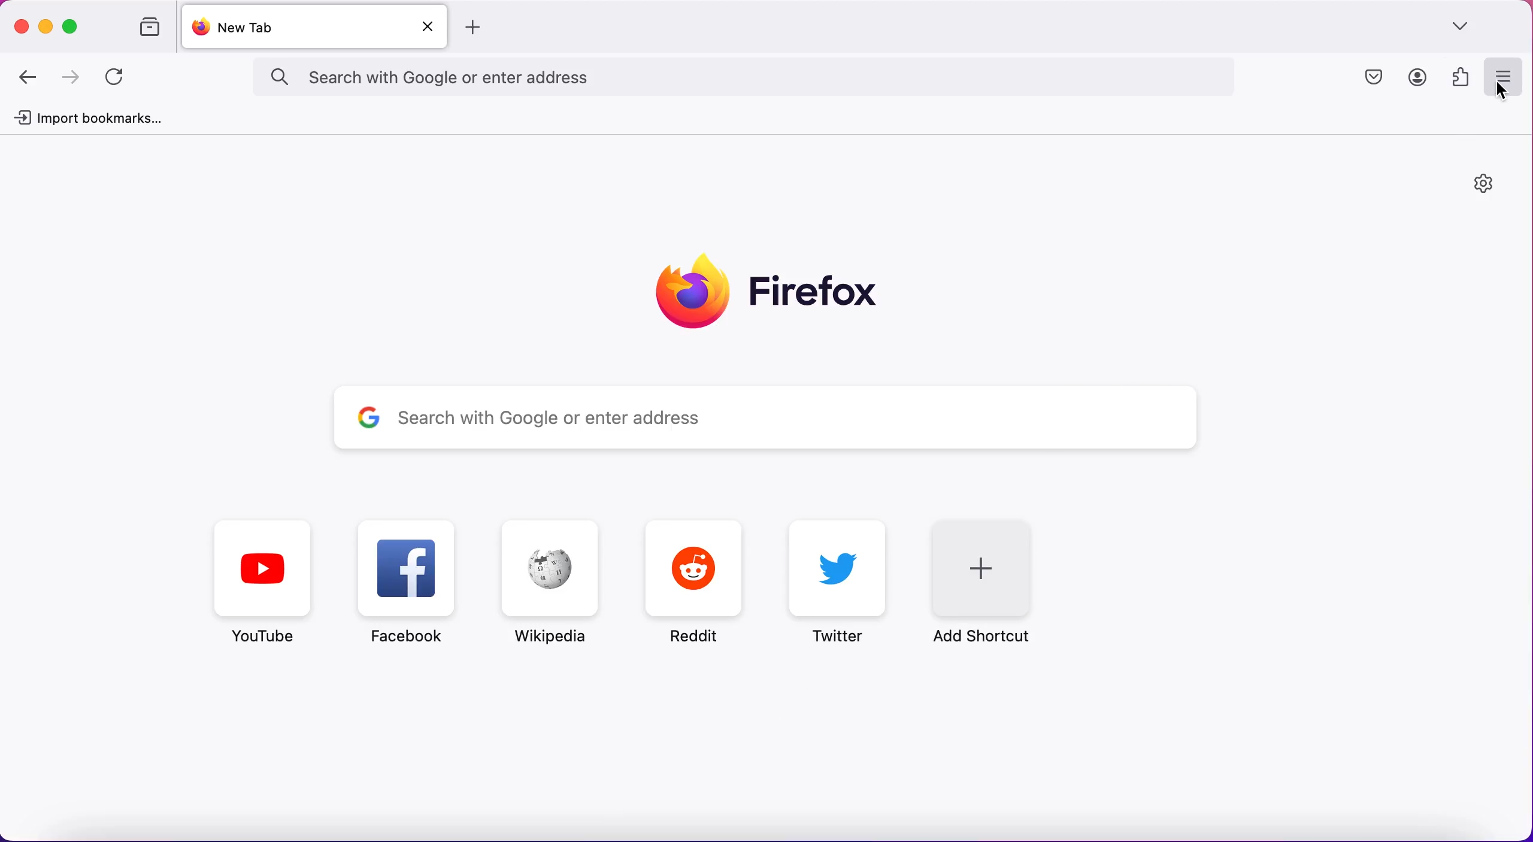  Describe the element at coordinates (432, 26) in the screenshot. I see `close tab` at that location.